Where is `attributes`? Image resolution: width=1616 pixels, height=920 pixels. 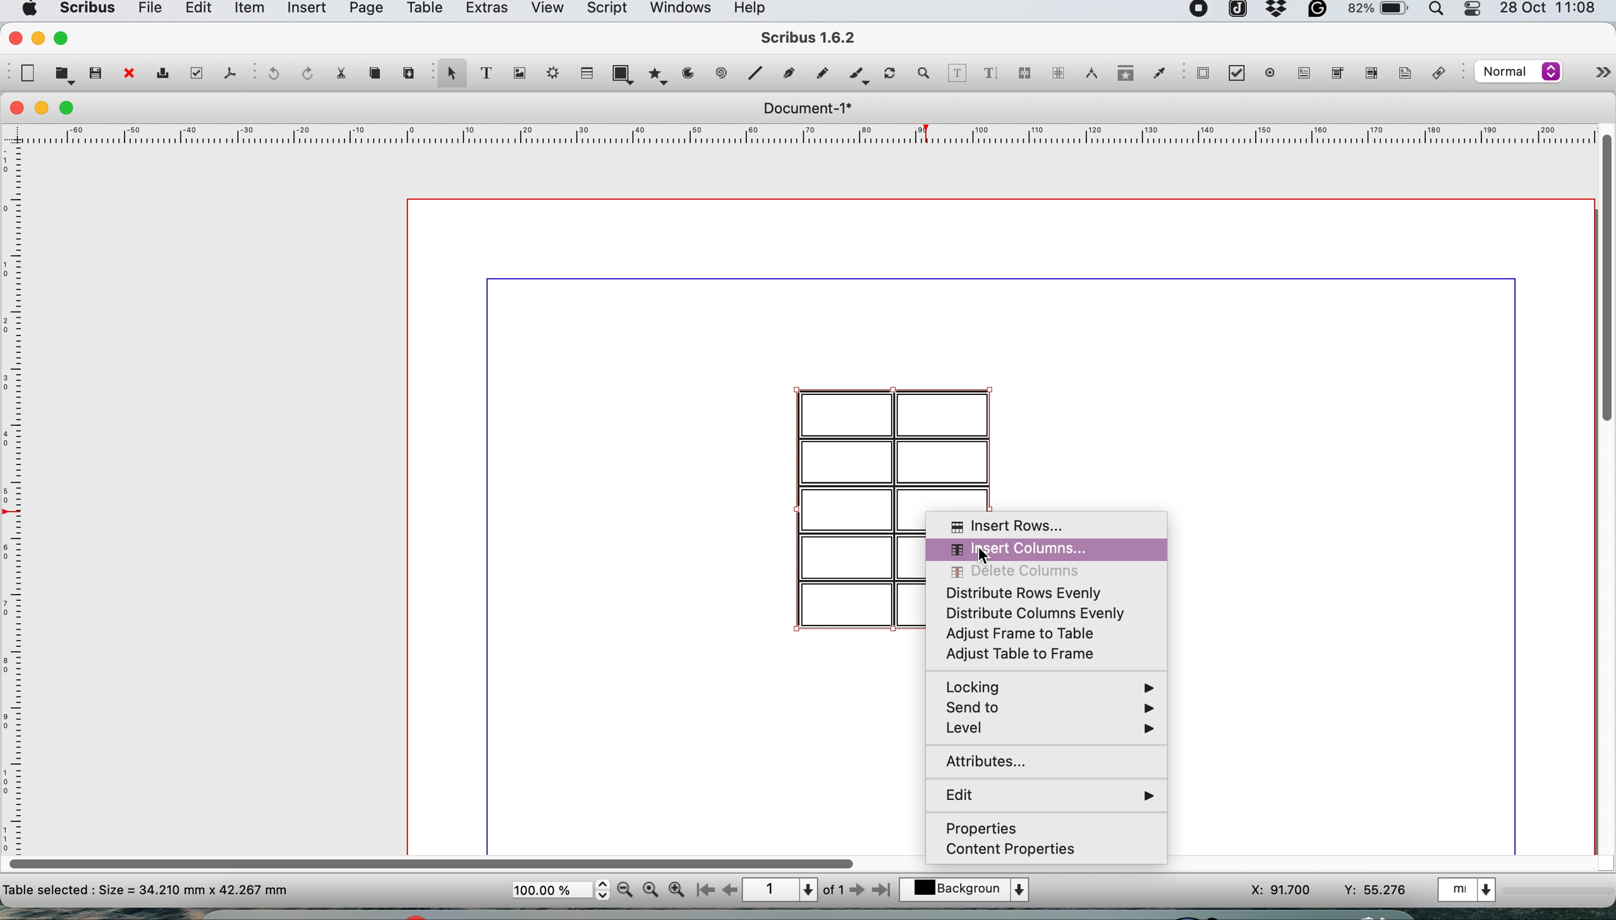
attributes is located at coordinates (1041, 763).